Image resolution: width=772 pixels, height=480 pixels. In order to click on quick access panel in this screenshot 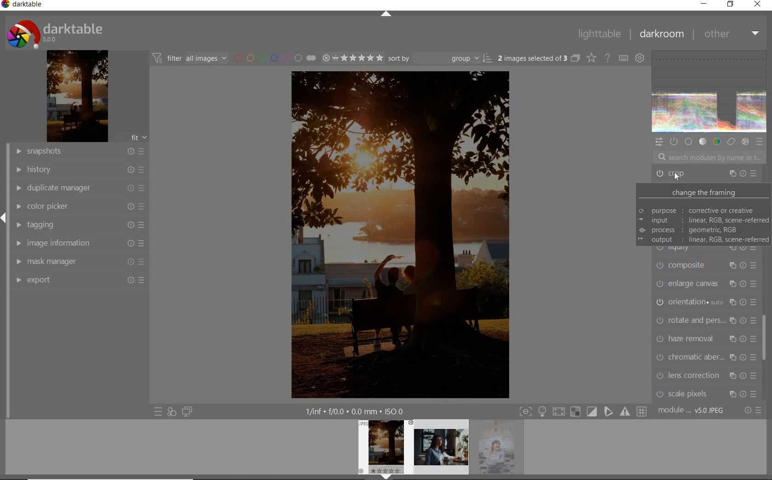, I will do `click(658, 143)`.